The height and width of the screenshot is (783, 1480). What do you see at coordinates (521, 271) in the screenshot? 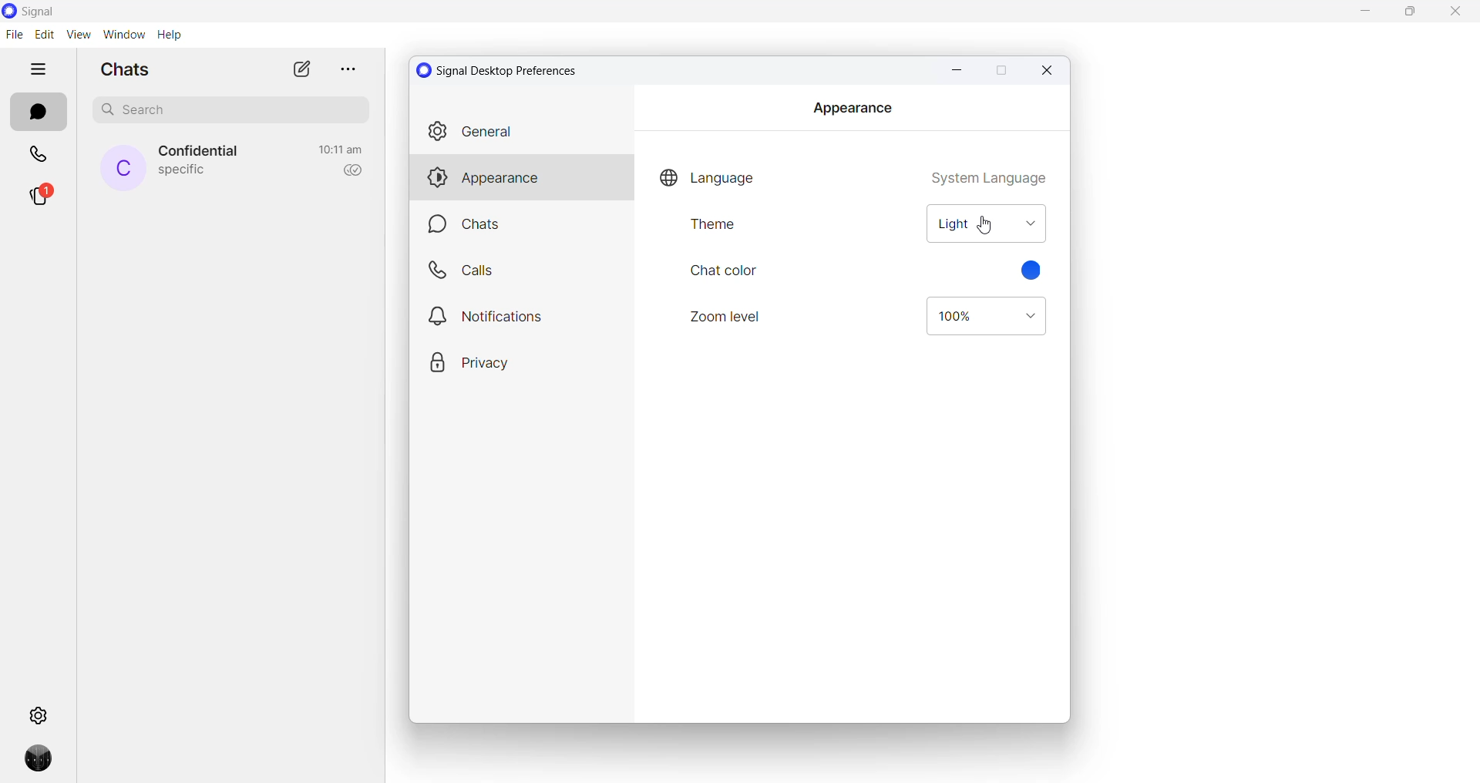
I see `` at bounding box center [521, 271].